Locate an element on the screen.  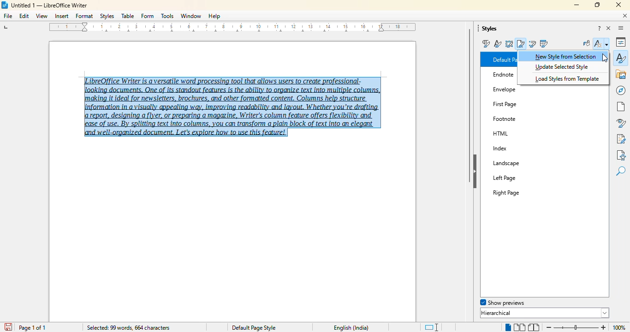
help is located at coordinates (214, 16).